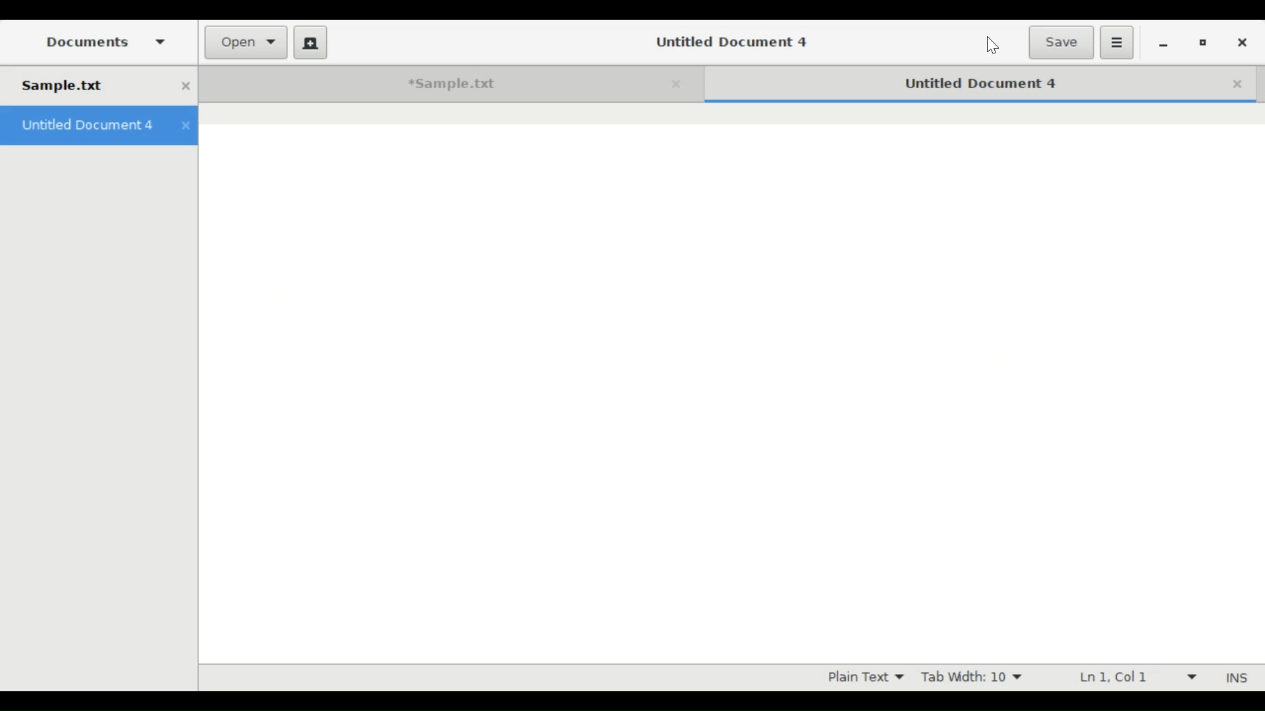 The width and height of the screenshot is (1265, 711). Describe the element at coordinates (1164, 45) in the screenshot. I see `minimize` at that location.